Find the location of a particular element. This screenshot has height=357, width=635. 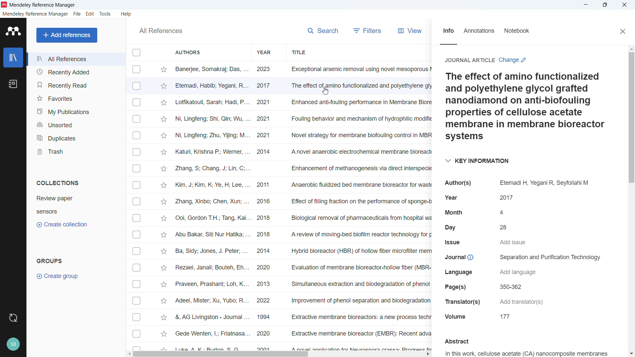

all references is located at coordinates (161, 31).